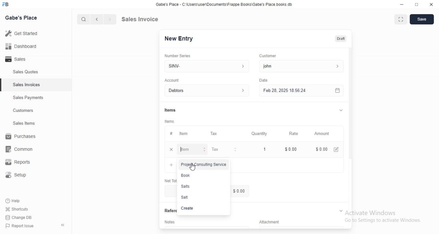  I want to click on FB logo, so click(7, 4).